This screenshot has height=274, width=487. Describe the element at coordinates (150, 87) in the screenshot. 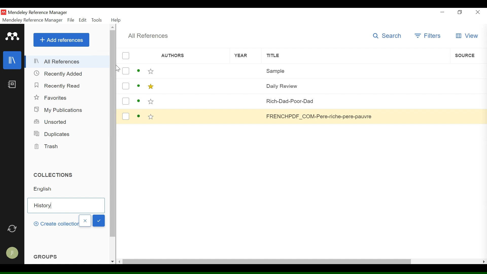

I see `Toggle favorites` at that location.